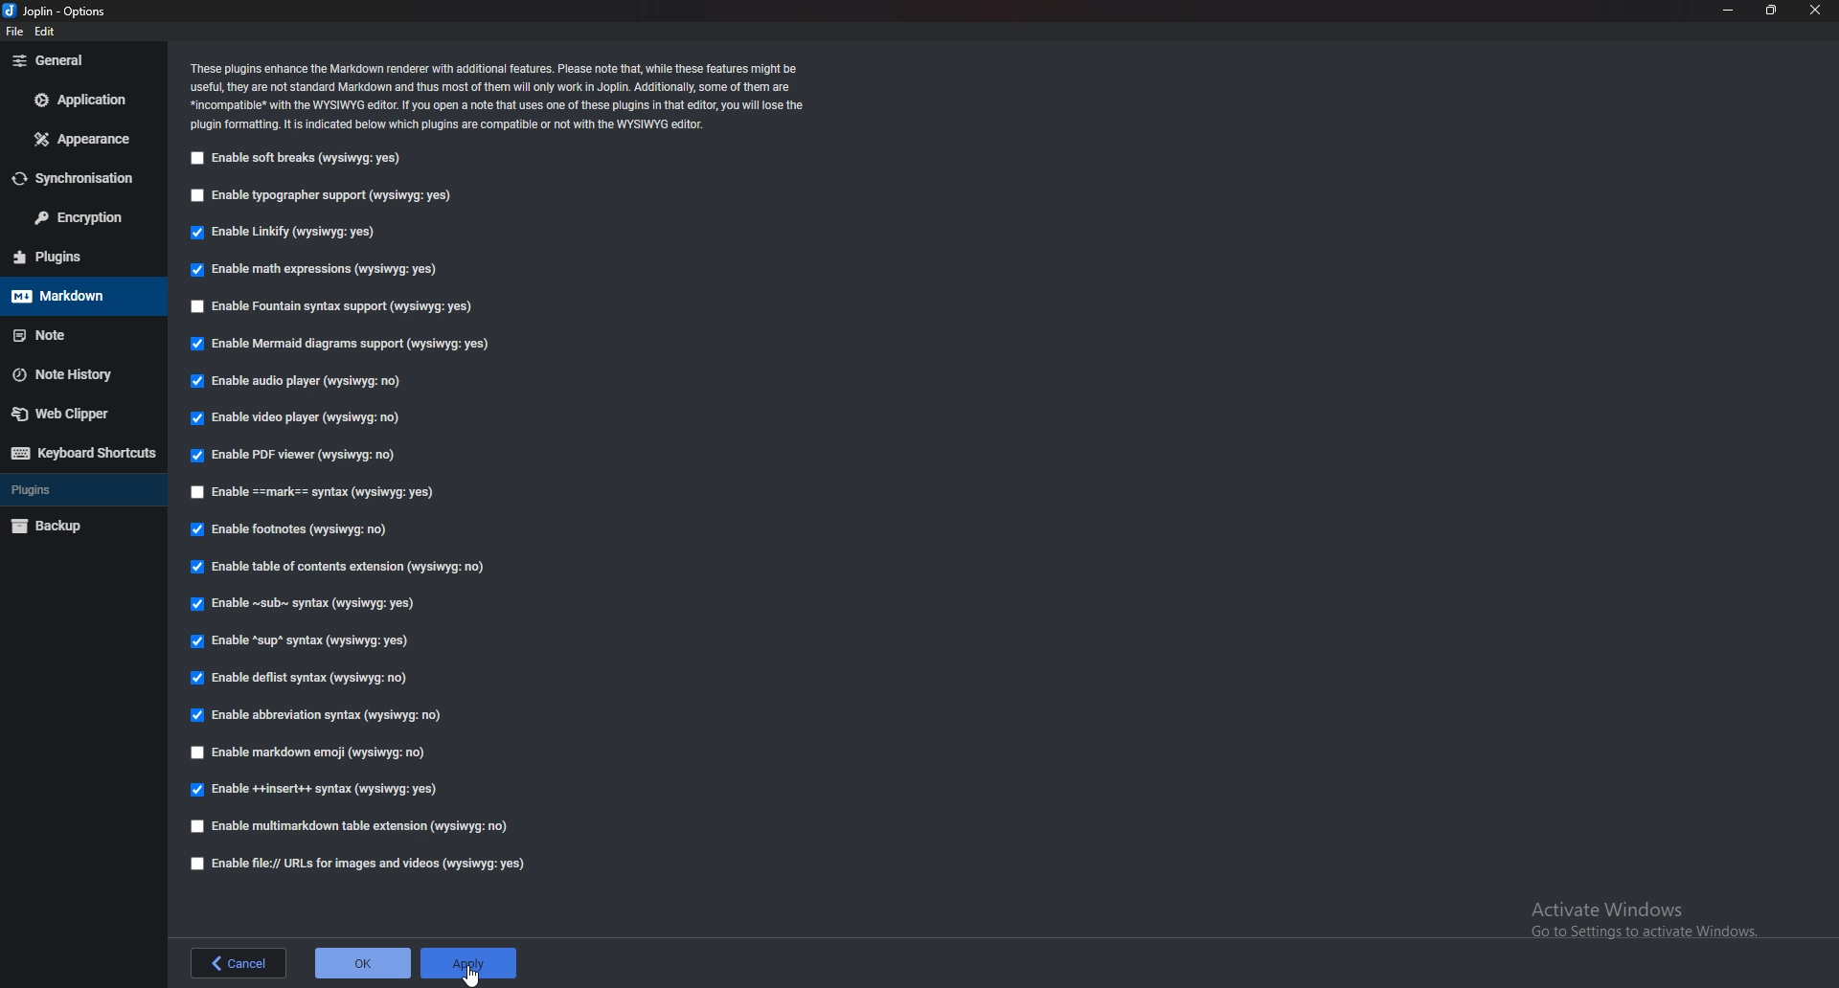 The image size is (1839, 988). What do you see at coordinates (296, 417) in the screenshot?
I see `Enable video player` at bounding box center [296, 417].